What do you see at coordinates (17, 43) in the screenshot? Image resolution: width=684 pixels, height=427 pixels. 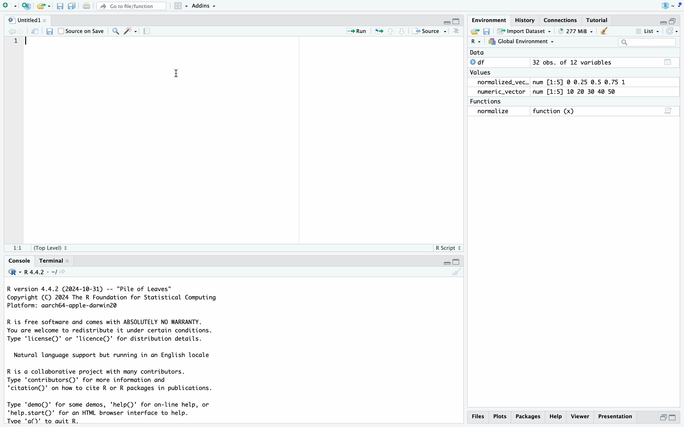 I see `CODE LINE` at bounding box center [17, 43].